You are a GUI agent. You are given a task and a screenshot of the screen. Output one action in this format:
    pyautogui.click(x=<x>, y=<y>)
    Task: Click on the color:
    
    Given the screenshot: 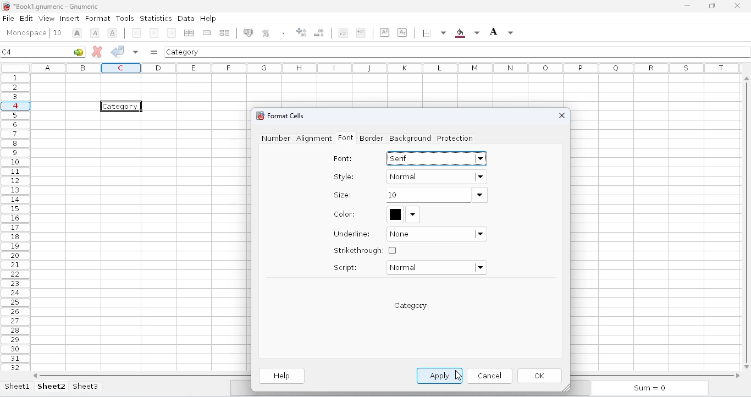 What is the action you would take?
    pyautogui.click(x=345, y=214)
    